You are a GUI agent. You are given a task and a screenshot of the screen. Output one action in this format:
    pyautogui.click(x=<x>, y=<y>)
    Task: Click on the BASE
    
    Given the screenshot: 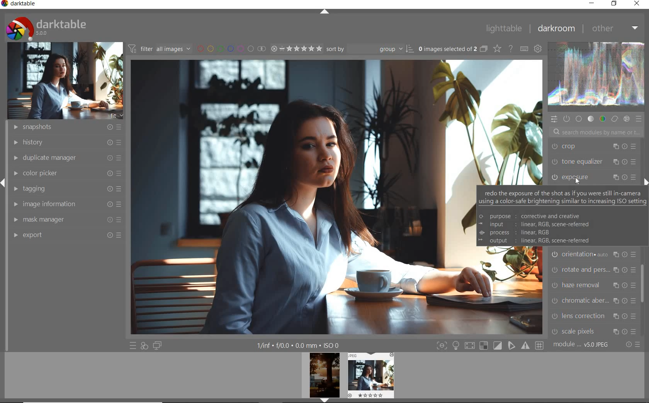 What is the action you would take?
    pyautogui.click(x=579, y=119)
    